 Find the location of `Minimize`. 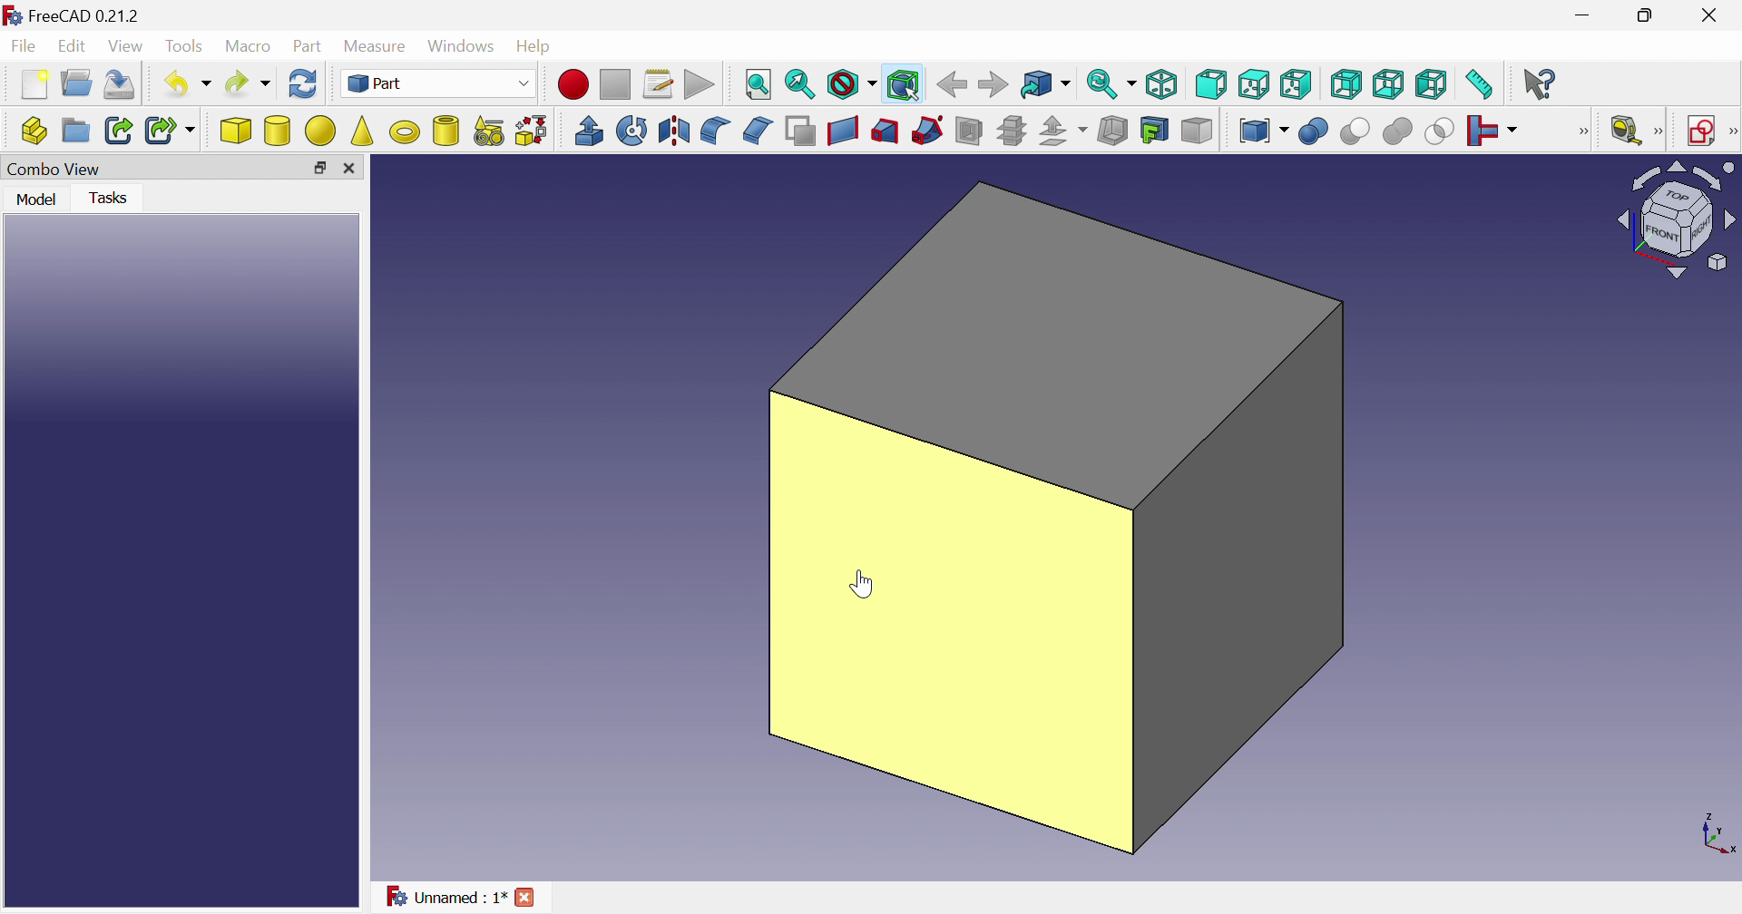

Minimize is located at coordinates (1587, 15).